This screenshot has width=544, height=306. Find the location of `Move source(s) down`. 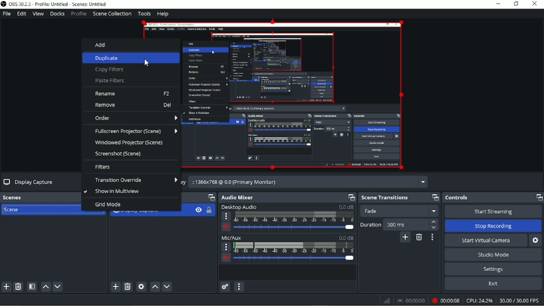

Move source(s) down is located at coordinates (167, 287).